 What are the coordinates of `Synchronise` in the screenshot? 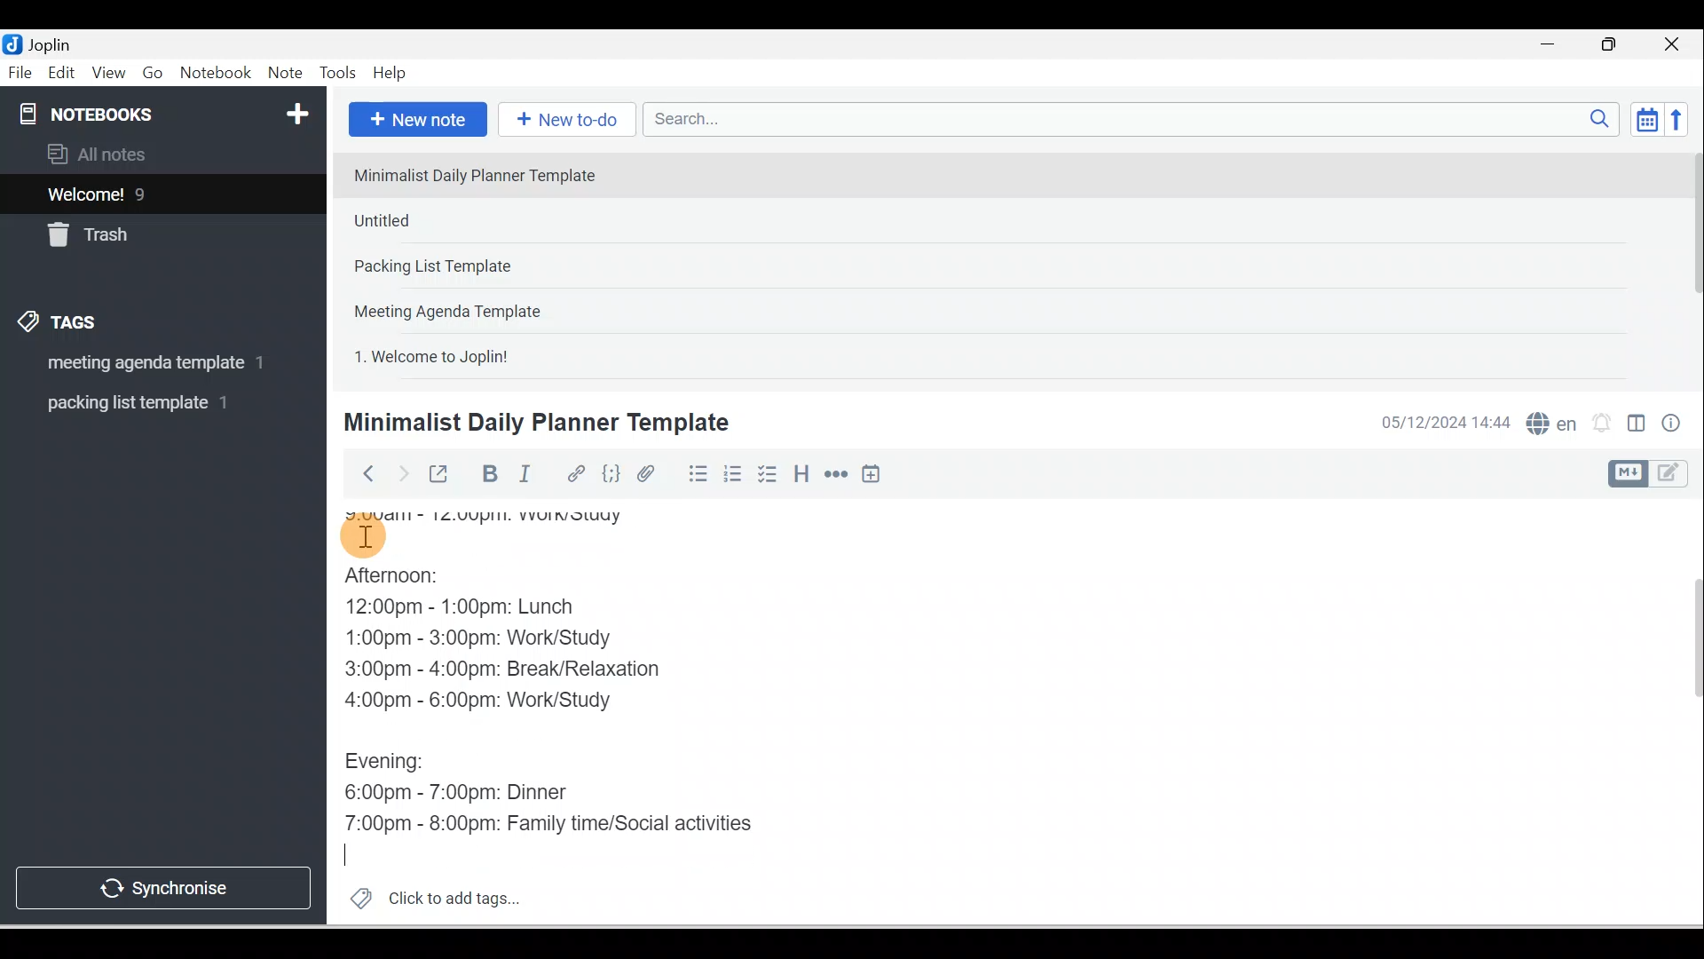 It's located at (162, 884).